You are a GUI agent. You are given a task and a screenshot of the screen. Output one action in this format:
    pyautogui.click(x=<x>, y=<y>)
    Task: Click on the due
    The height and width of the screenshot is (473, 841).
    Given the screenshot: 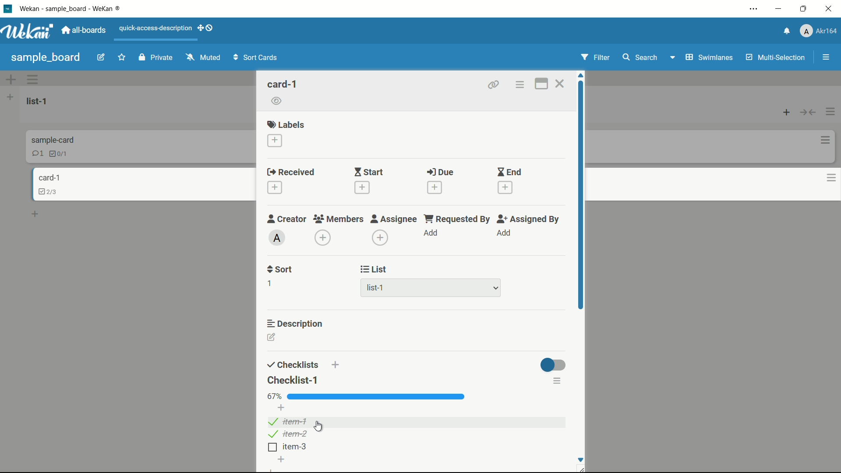 What is the action you would take?
    pyautogui.click(x=443, y=173)
    